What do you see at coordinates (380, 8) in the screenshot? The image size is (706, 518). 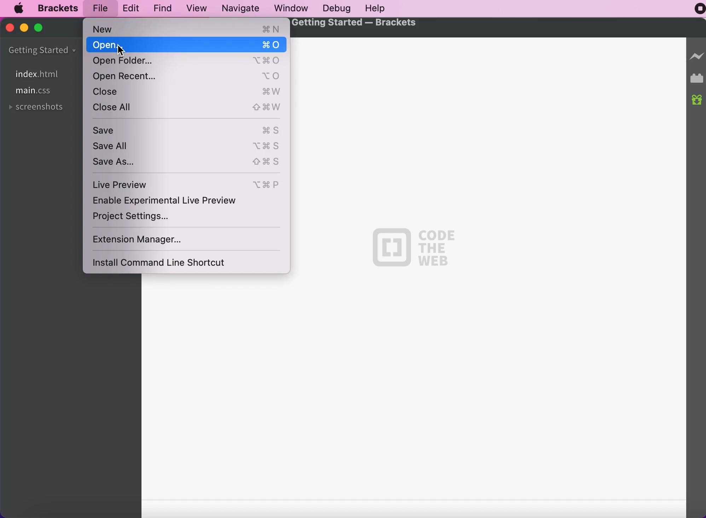 I see `help` at bounding box center [380, 8].